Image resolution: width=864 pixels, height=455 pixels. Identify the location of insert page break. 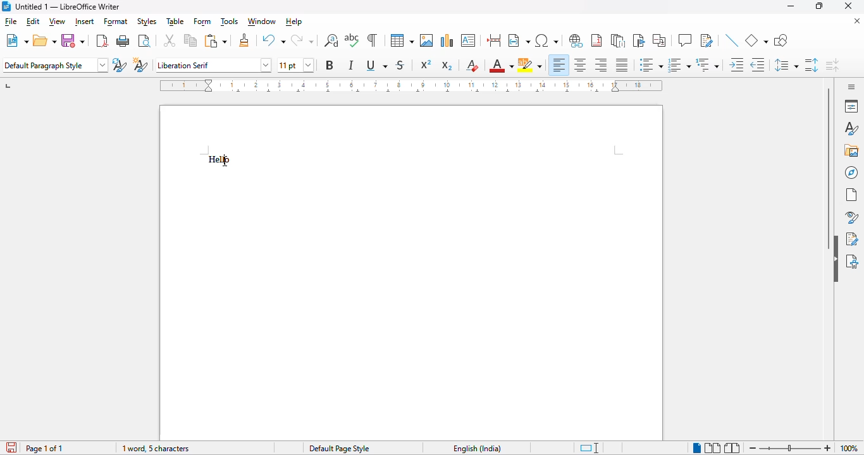
(495, 40).